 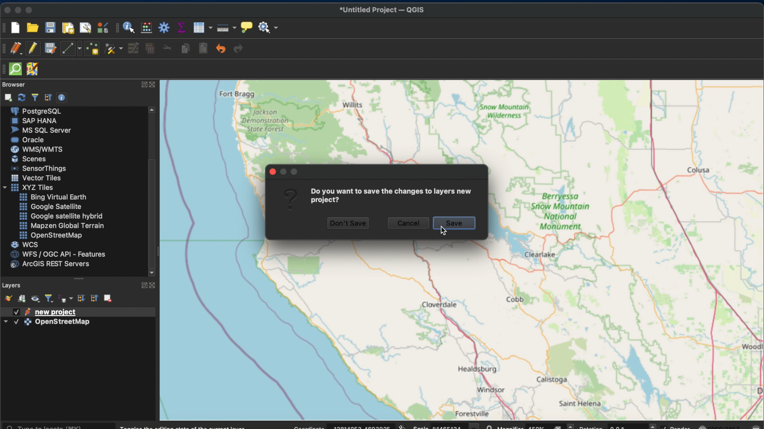 What do you see at coordinates (86, 28) in the screenshot?
I see `showlayout manager` at bounding box center [86, 28].